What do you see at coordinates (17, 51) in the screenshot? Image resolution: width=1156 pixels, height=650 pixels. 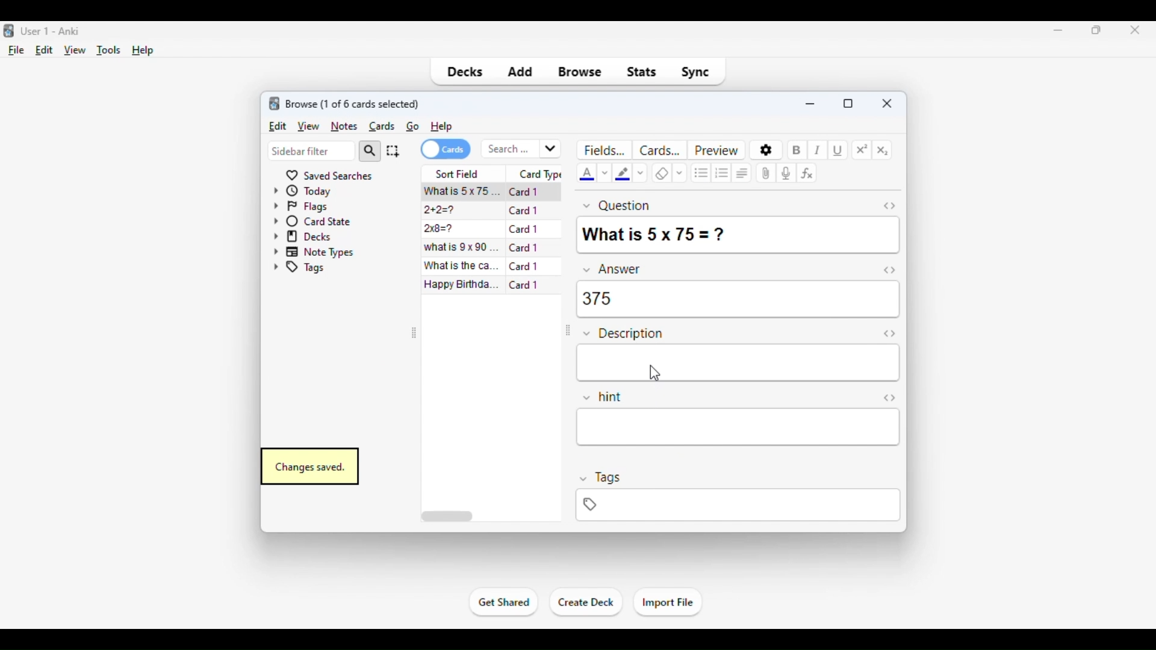 I see `file` at bounding box center [17, 51].